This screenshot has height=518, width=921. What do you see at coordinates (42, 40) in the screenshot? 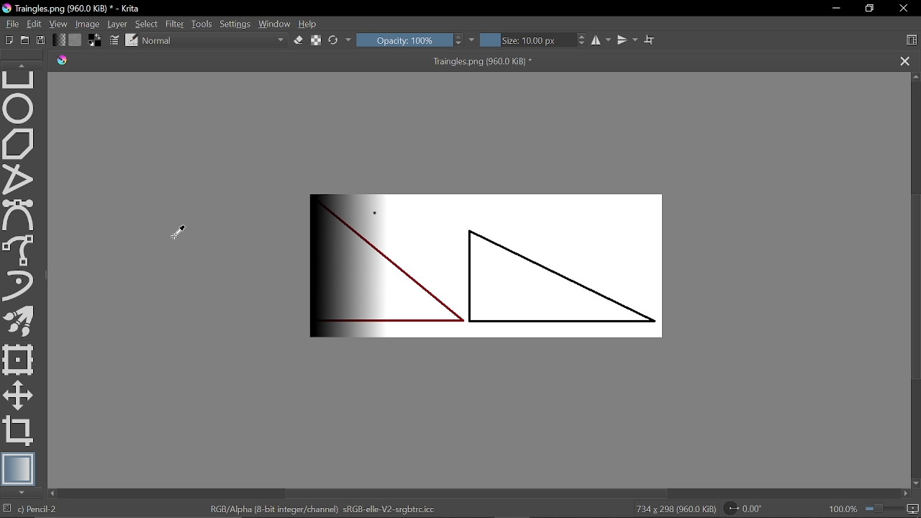
I see `Save` at bounding box center [42, 40].